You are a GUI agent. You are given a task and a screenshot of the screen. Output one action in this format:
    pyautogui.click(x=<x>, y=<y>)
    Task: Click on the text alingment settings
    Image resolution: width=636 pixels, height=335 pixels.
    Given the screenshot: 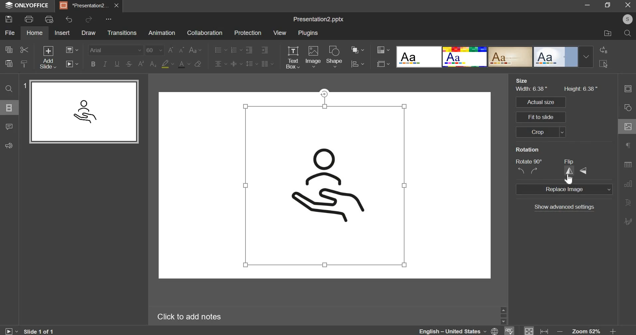 What is the action you would take?
    pyautogui.click(x=243, y=57)
    